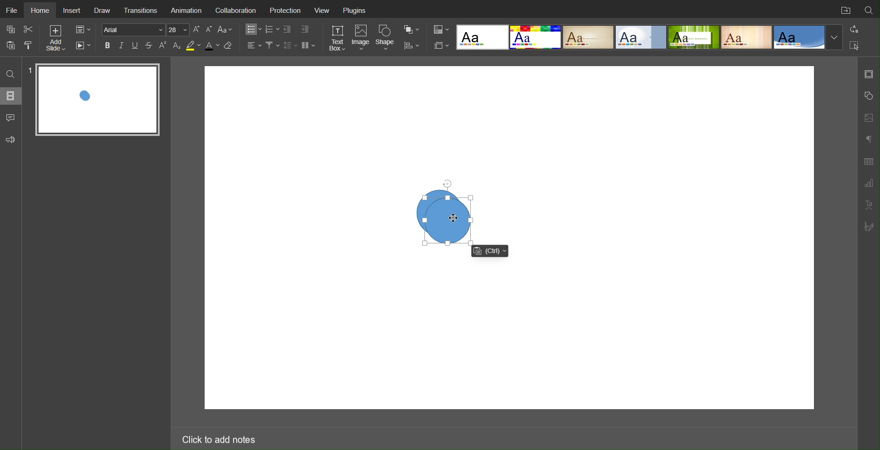 Image resolution: width=880 pixels, height=450 pixels. I want to click on Signature , so click(869, 227).